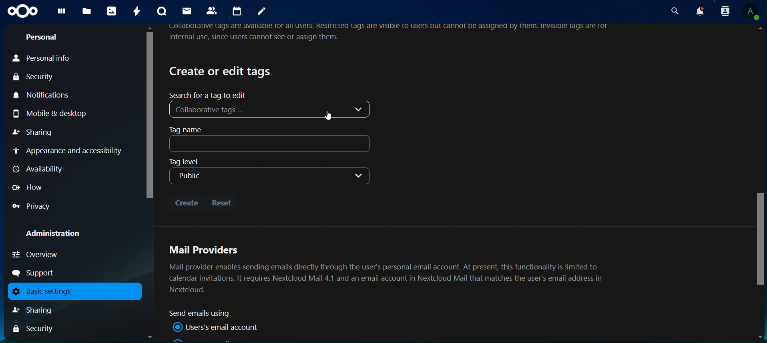 This screenshot has height=343, width=767. I want to click on View Profile, so click(752, 13).